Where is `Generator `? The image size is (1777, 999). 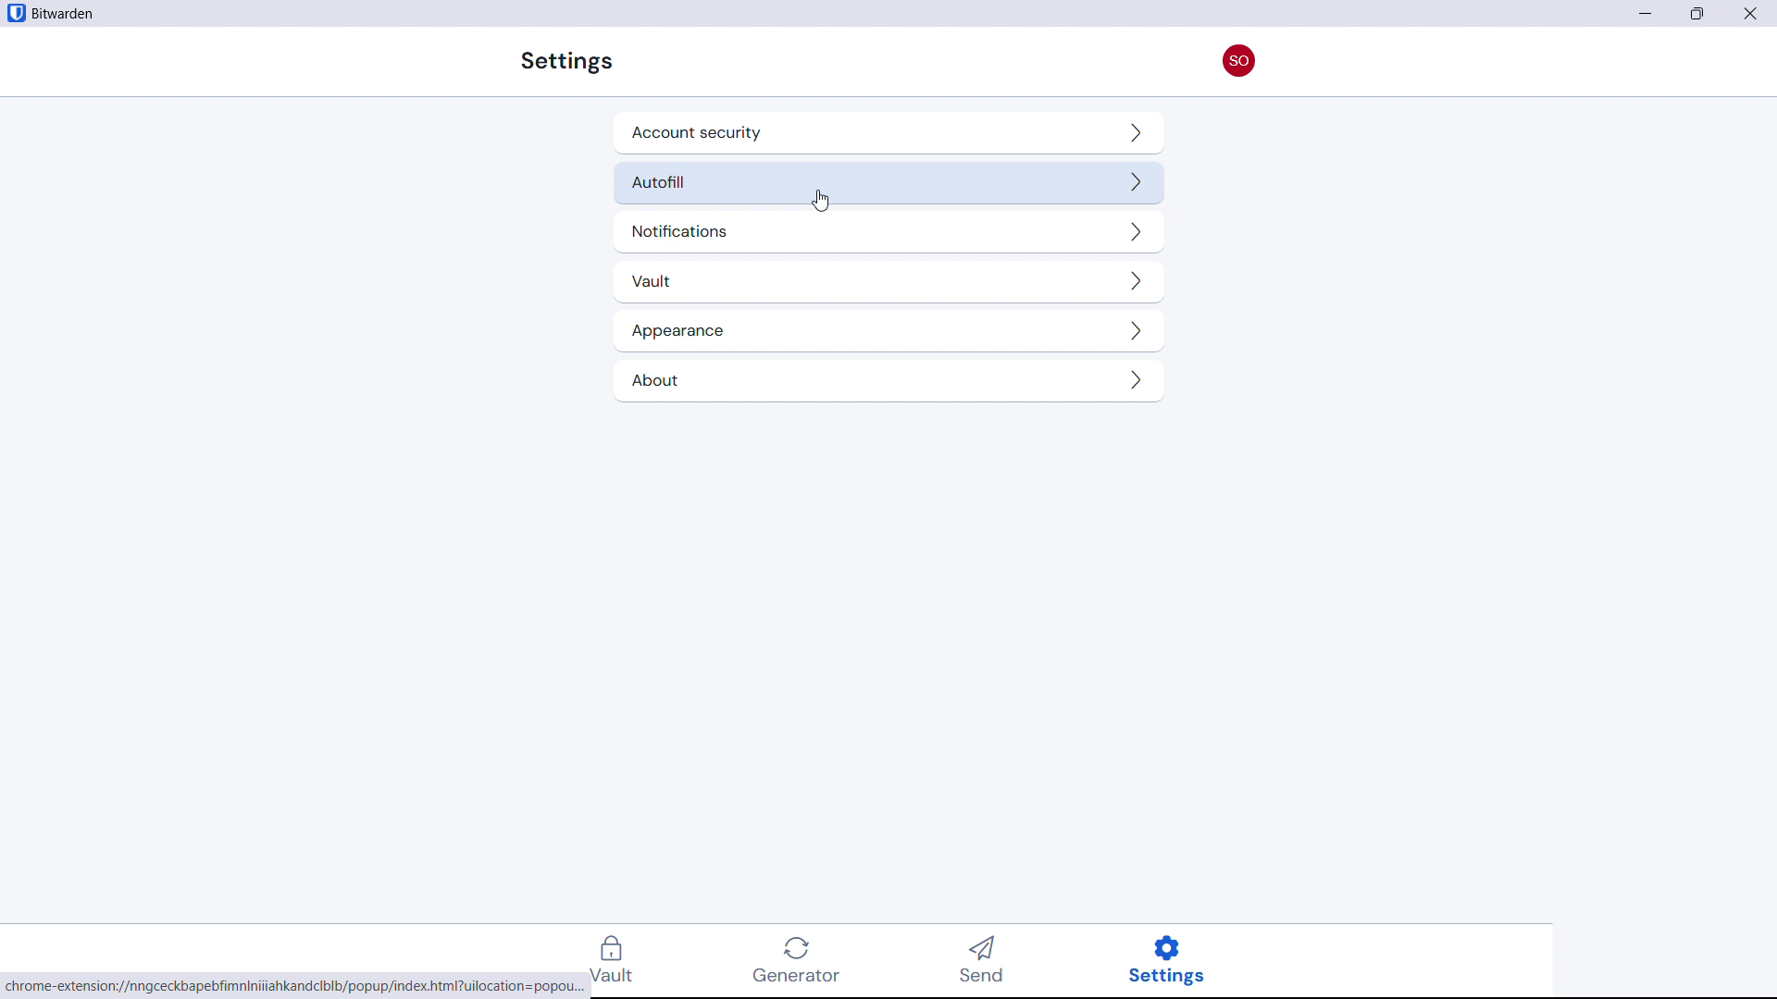 Generator  is located at coordinates (807, 960).